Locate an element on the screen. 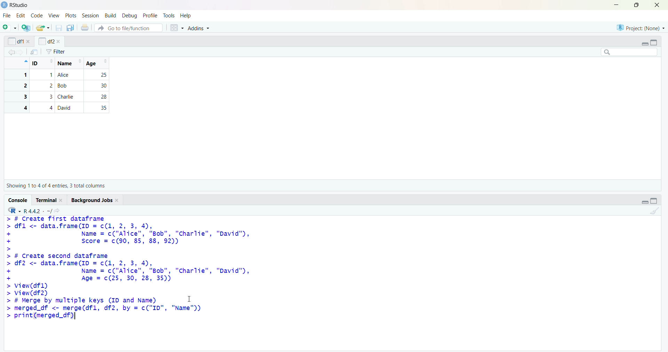  close is located at coordinates (58, 42).